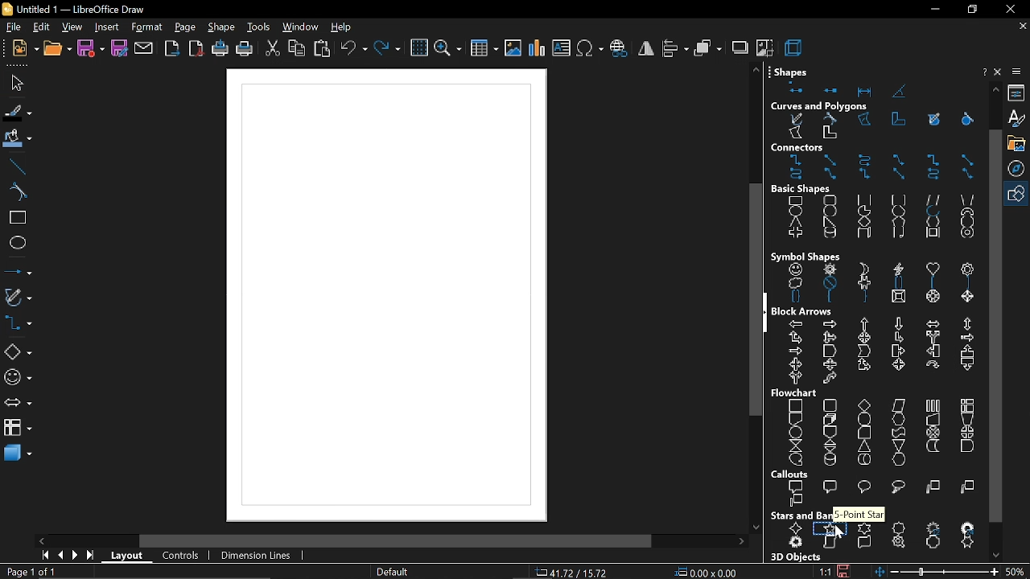  Describe the element at coordinates (756, 299) in the screenshot. I see `vertical scroll bar` at that location.